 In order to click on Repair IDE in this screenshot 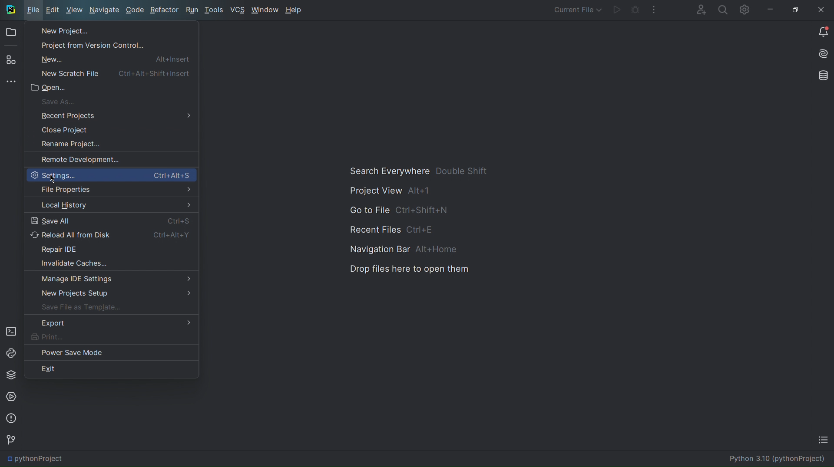, I will do `click(111, 249)`.